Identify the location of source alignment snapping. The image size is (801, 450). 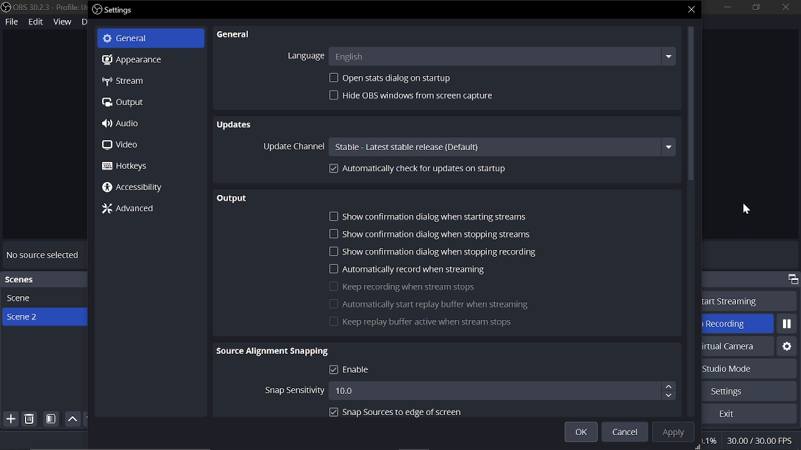
(272, 352).